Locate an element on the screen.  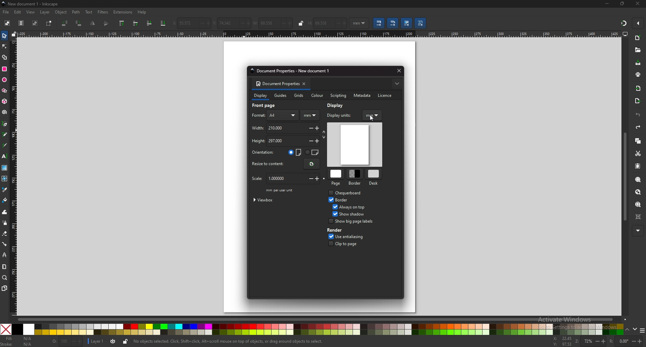
vertical coordinate is located at coordinates (222, 23).